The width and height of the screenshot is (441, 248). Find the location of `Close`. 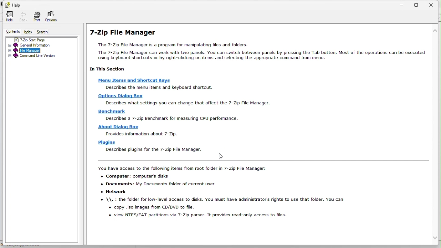

Close is located at coordinates (434, 4).